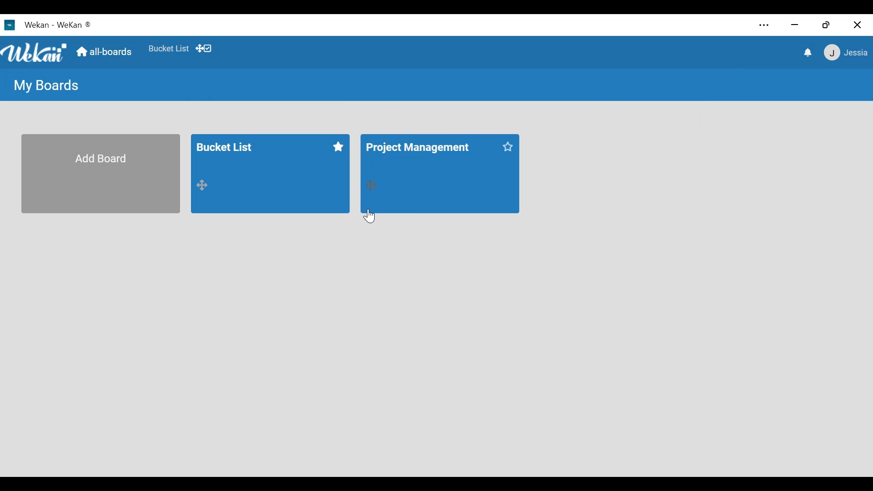  What do you see at coordinates (100, 173) in the screenshot?
I see `Add Board` at bounding box center [100, 173].